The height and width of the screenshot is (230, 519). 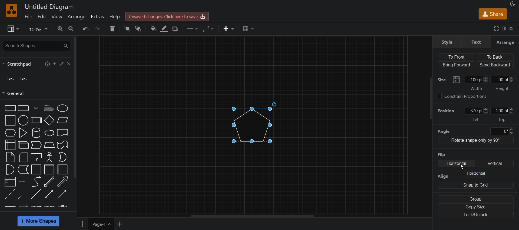 I want to click on Visual representation  of Size, so click(x=456, y=79).